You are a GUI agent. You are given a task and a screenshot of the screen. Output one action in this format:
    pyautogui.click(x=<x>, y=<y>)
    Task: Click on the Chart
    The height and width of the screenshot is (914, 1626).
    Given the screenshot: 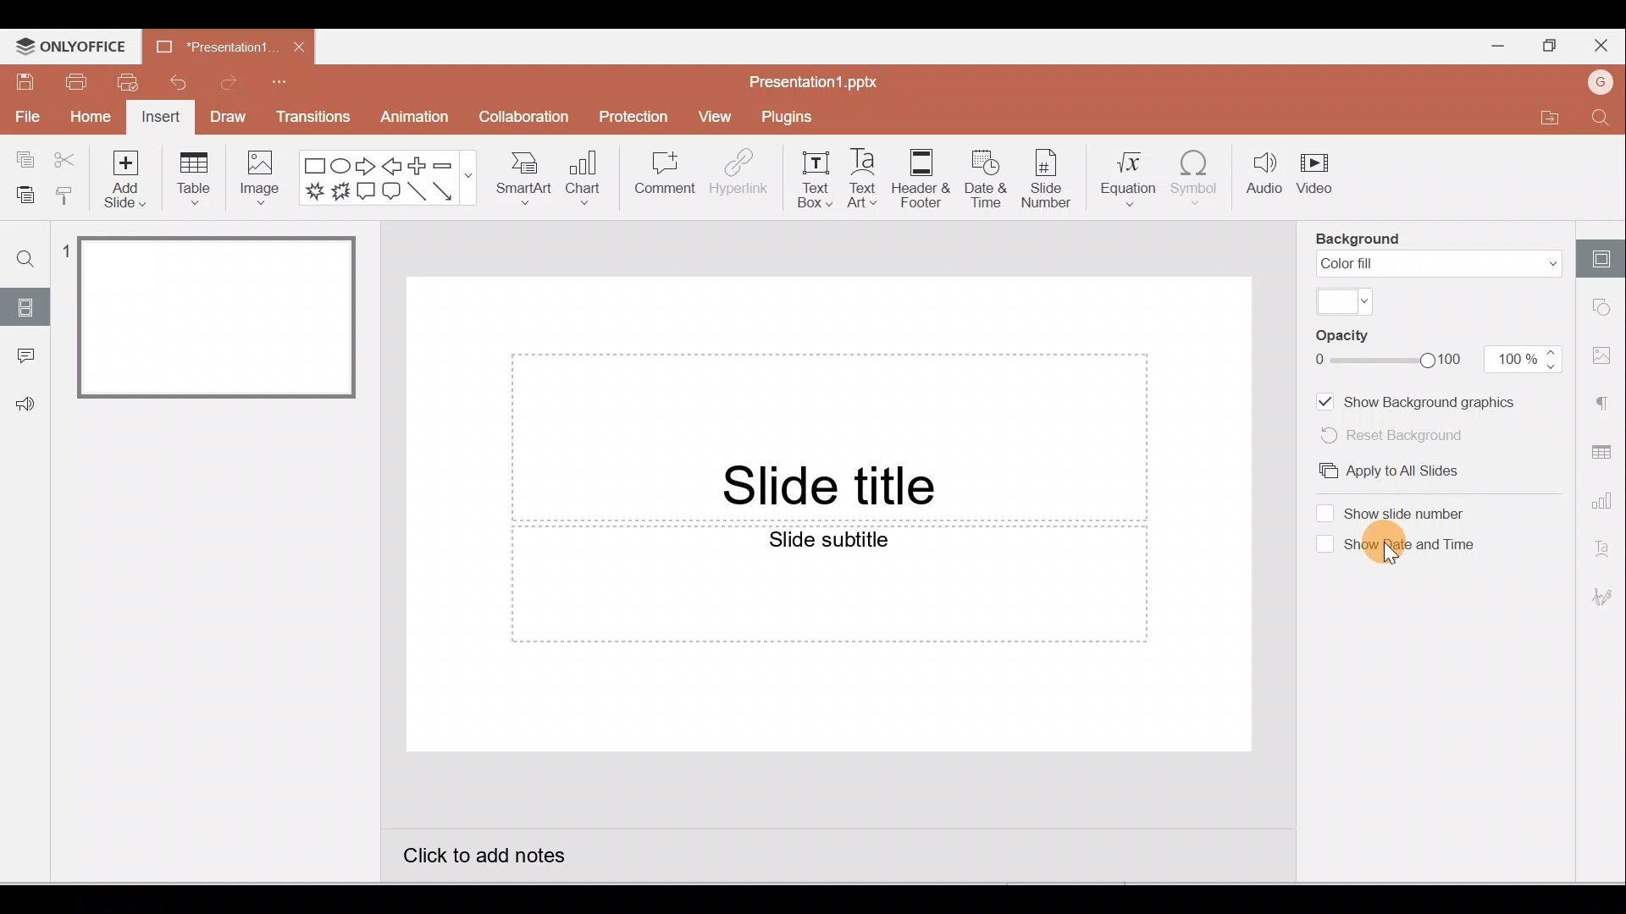 What is the action you would take?
    pyautogui.click(x=584, y=179)
    